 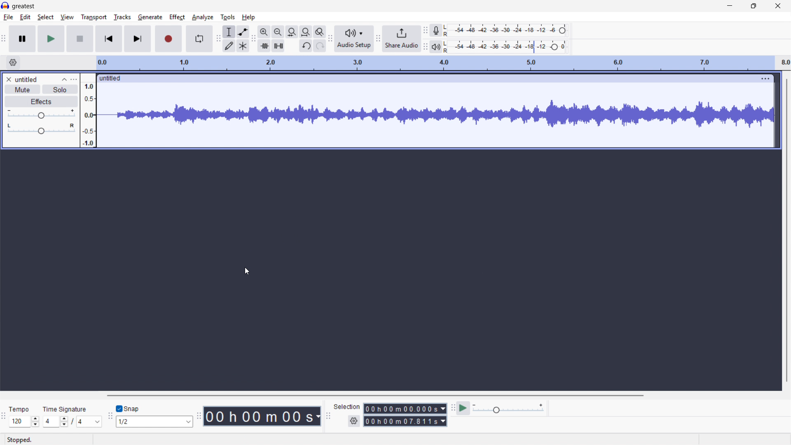 I want to click on playback meter toolbar, so click(x=425, y=47).